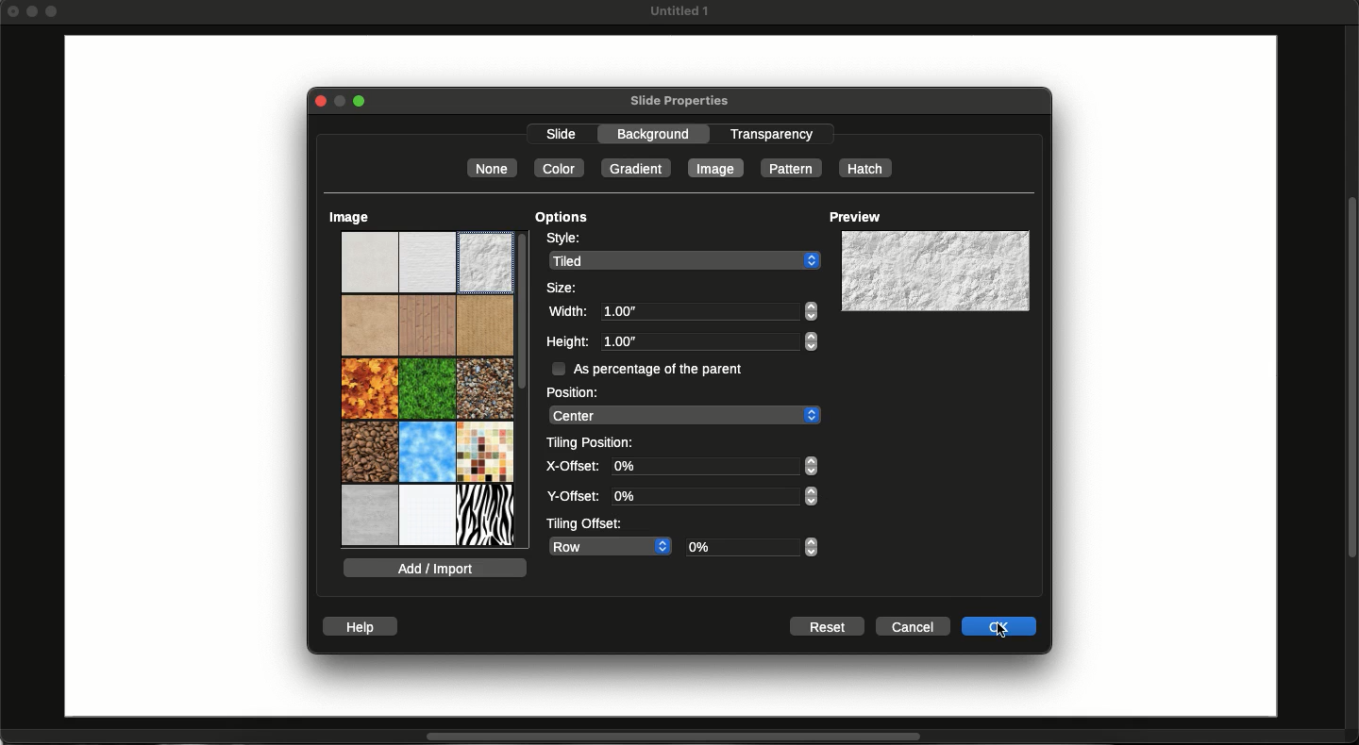 The width and height of the screenshot is (1359, 745). Describe the element at coordinates (567, 341) in the screenshot. I see `Height:` at that location.